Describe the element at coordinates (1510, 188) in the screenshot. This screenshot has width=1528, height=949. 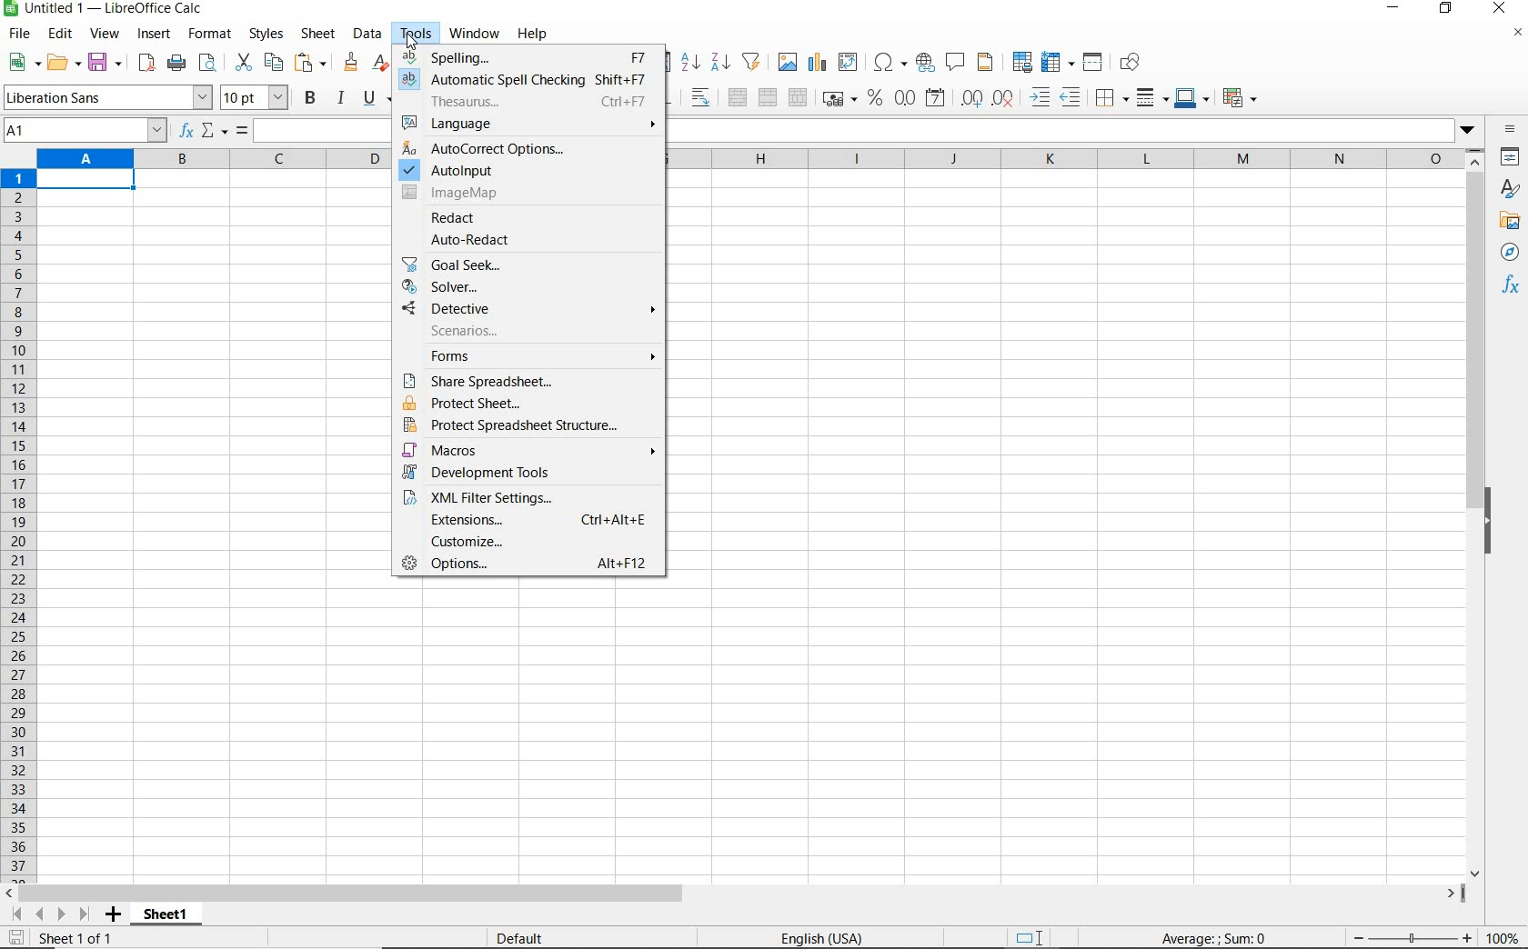
I see `STYLES` at that location.